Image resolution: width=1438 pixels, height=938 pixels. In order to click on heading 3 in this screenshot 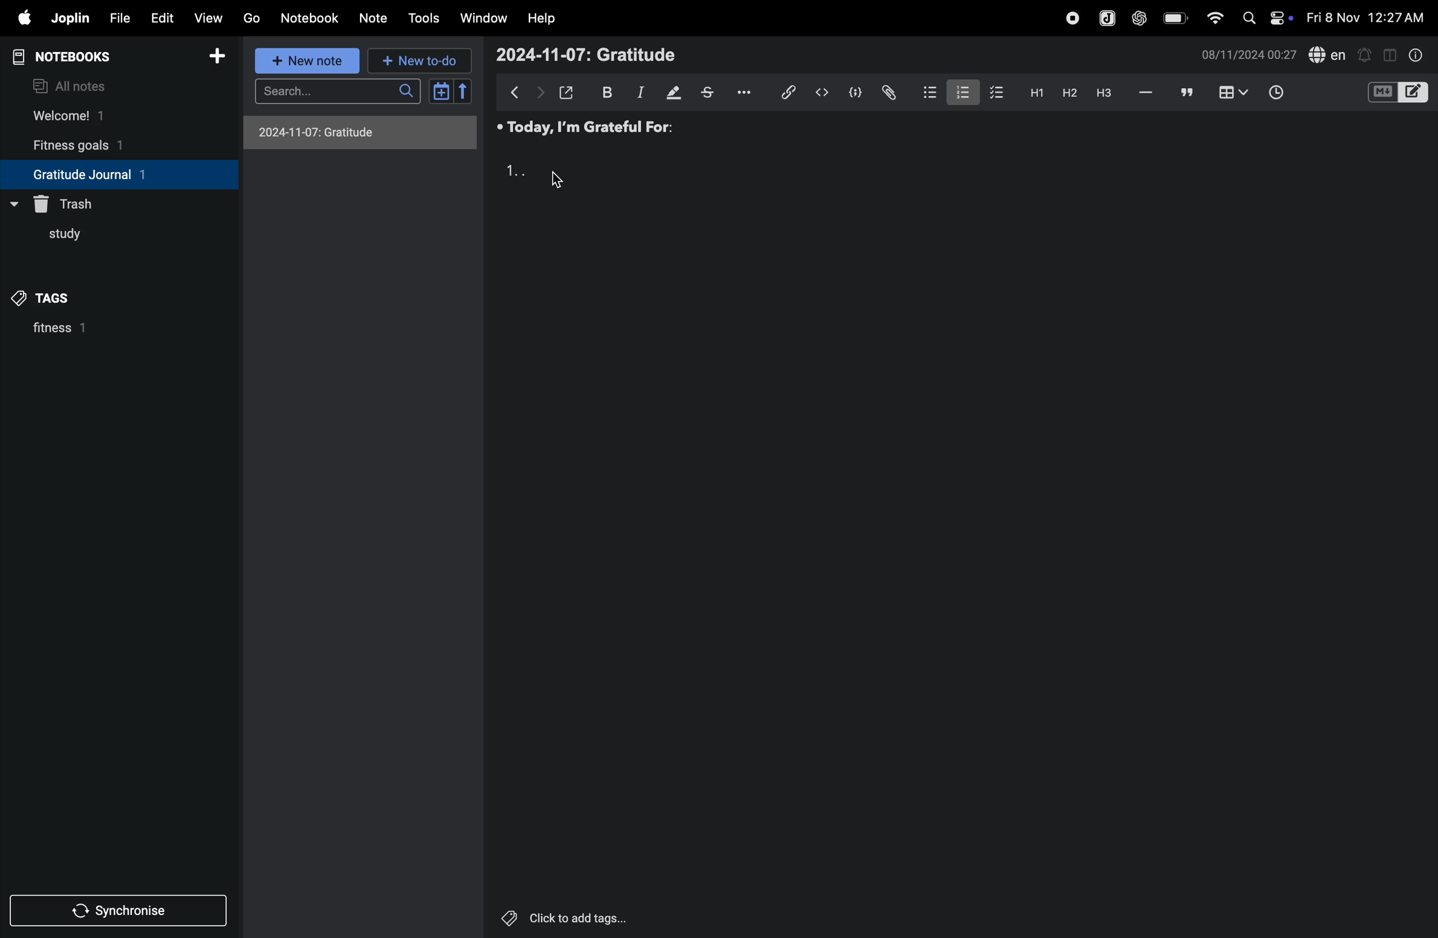, I will do `click(1107, 96)`.